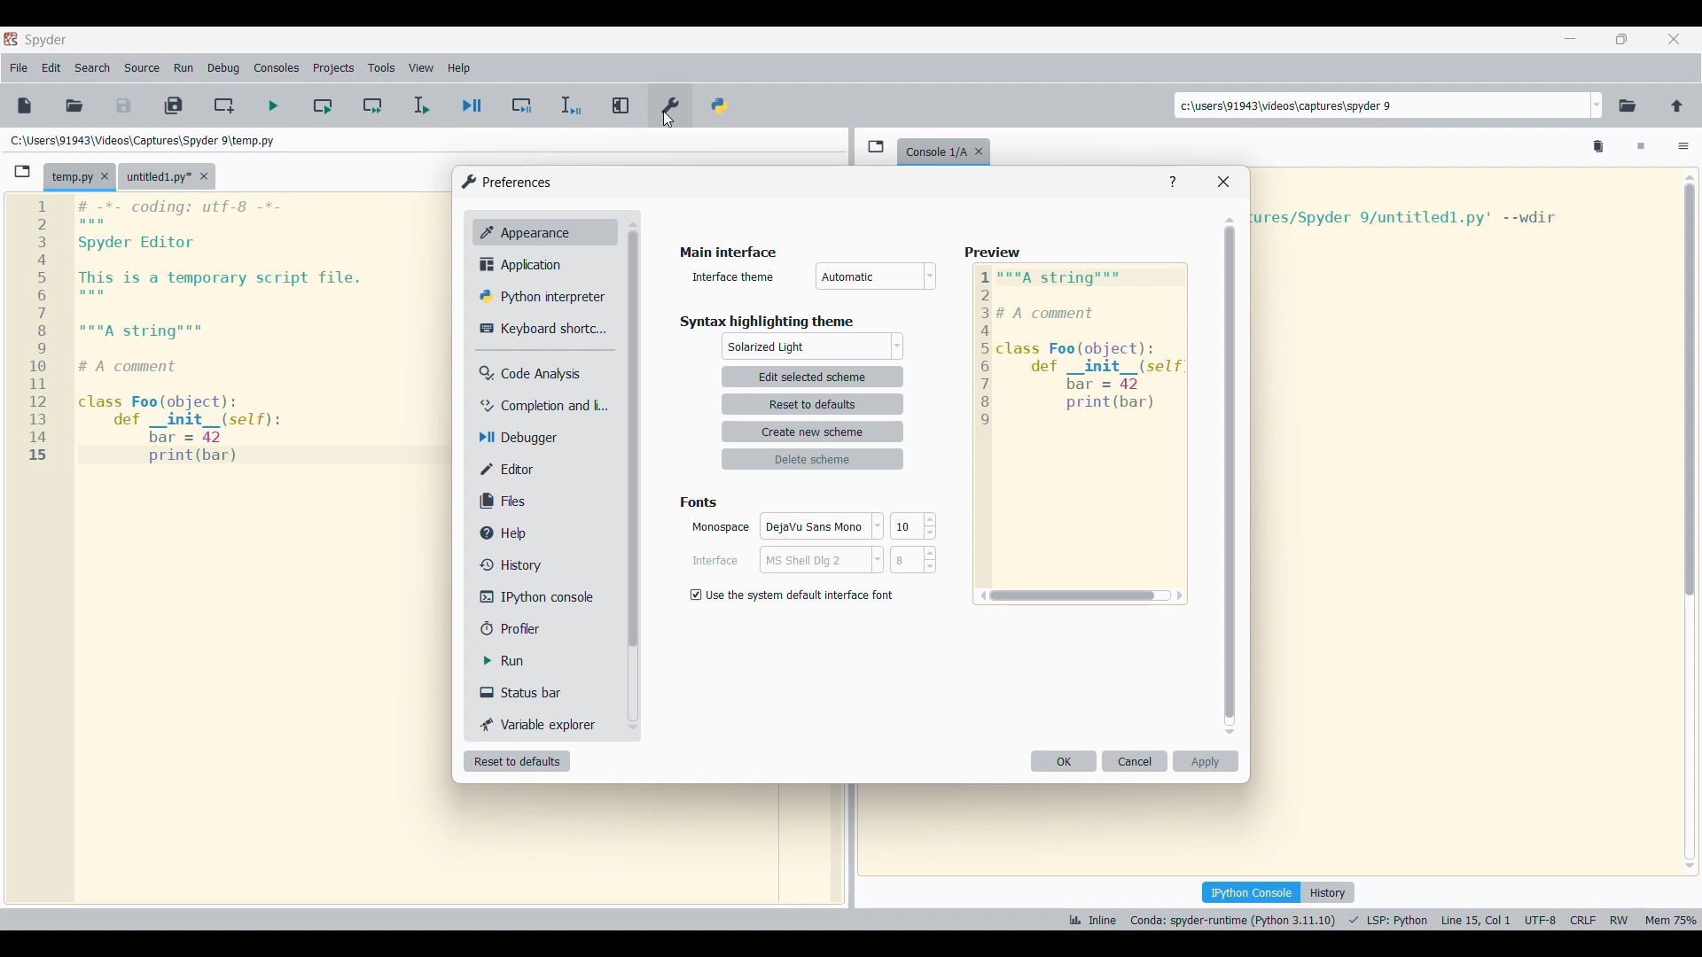 This screenshot has width=1702, height=957. What do you see at coordinates (572, 105) in the screenshot?
I see `Debug selection/current line` at bounding box center [572, 105].